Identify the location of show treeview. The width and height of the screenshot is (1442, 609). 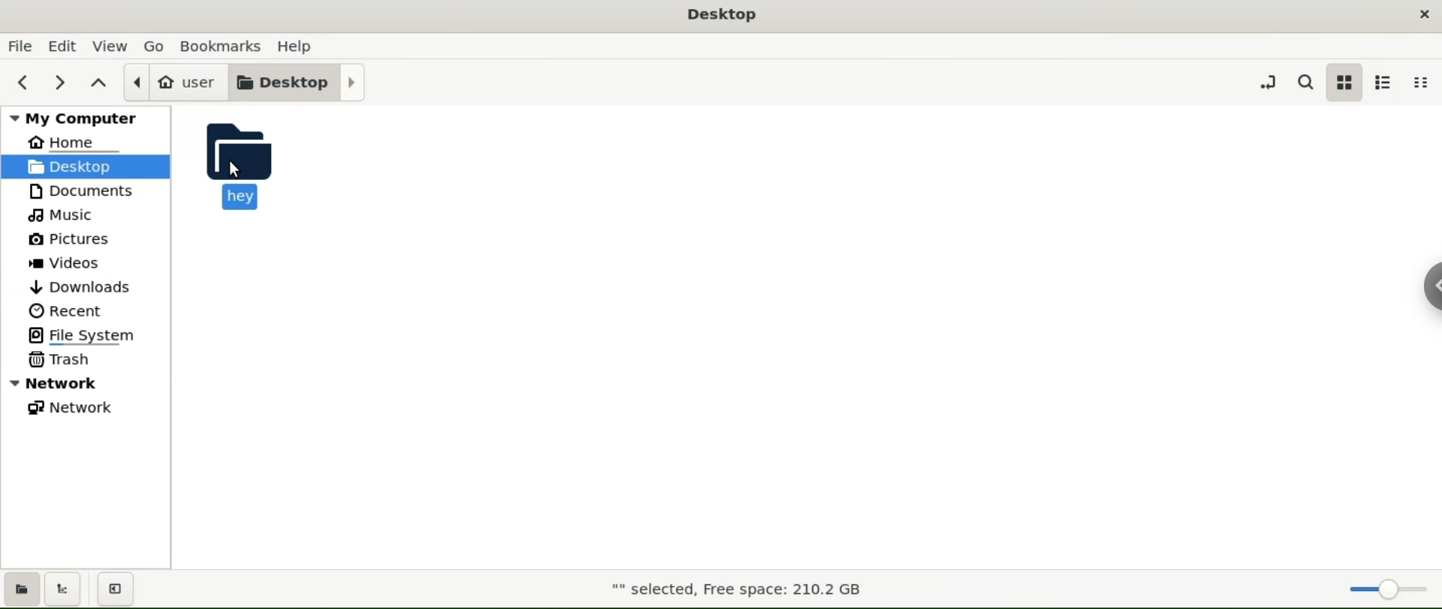
(65, 589).